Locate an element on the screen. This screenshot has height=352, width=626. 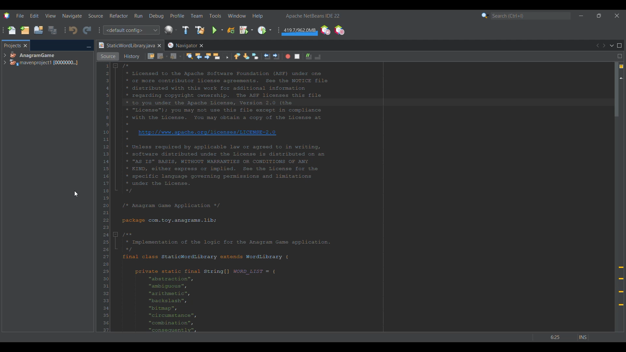
Refactor menu is located at coordinates (119, 16).